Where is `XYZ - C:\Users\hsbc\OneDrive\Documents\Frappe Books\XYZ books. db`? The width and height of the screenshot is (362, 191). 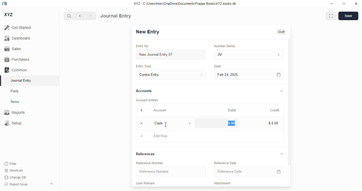 XYZ - C:\Users\hsbc\OneDrive\Documents\Frappe Books\XYZ books. db is located at coordinates (185, 4).